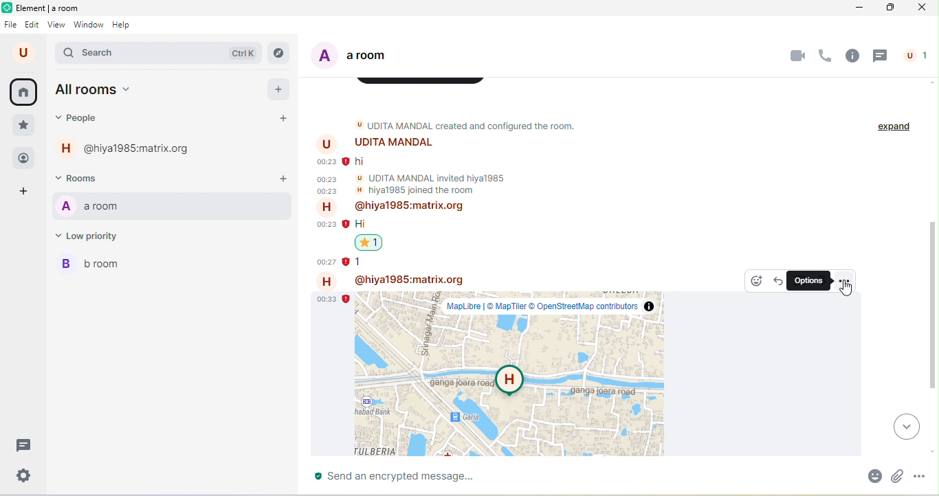  Describe the element at coordinates (56, 25) in the screenshot. I see `view` at that location.